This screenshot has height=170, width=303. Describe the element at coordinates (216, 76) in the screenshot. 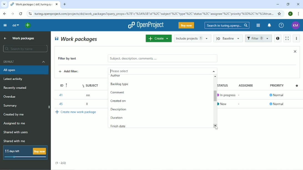

I see `scroll up` at that location.